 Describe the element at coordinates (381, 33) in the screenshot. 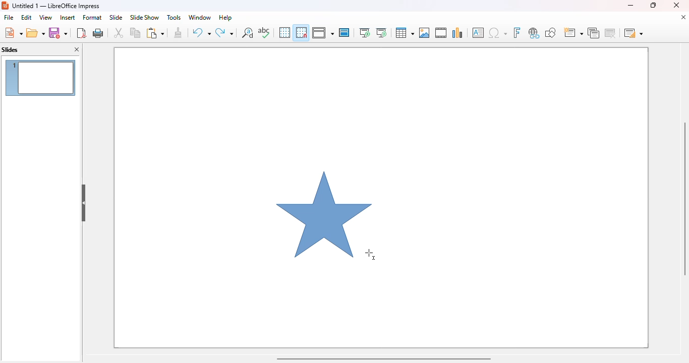

I see `start from current slide` at that location.